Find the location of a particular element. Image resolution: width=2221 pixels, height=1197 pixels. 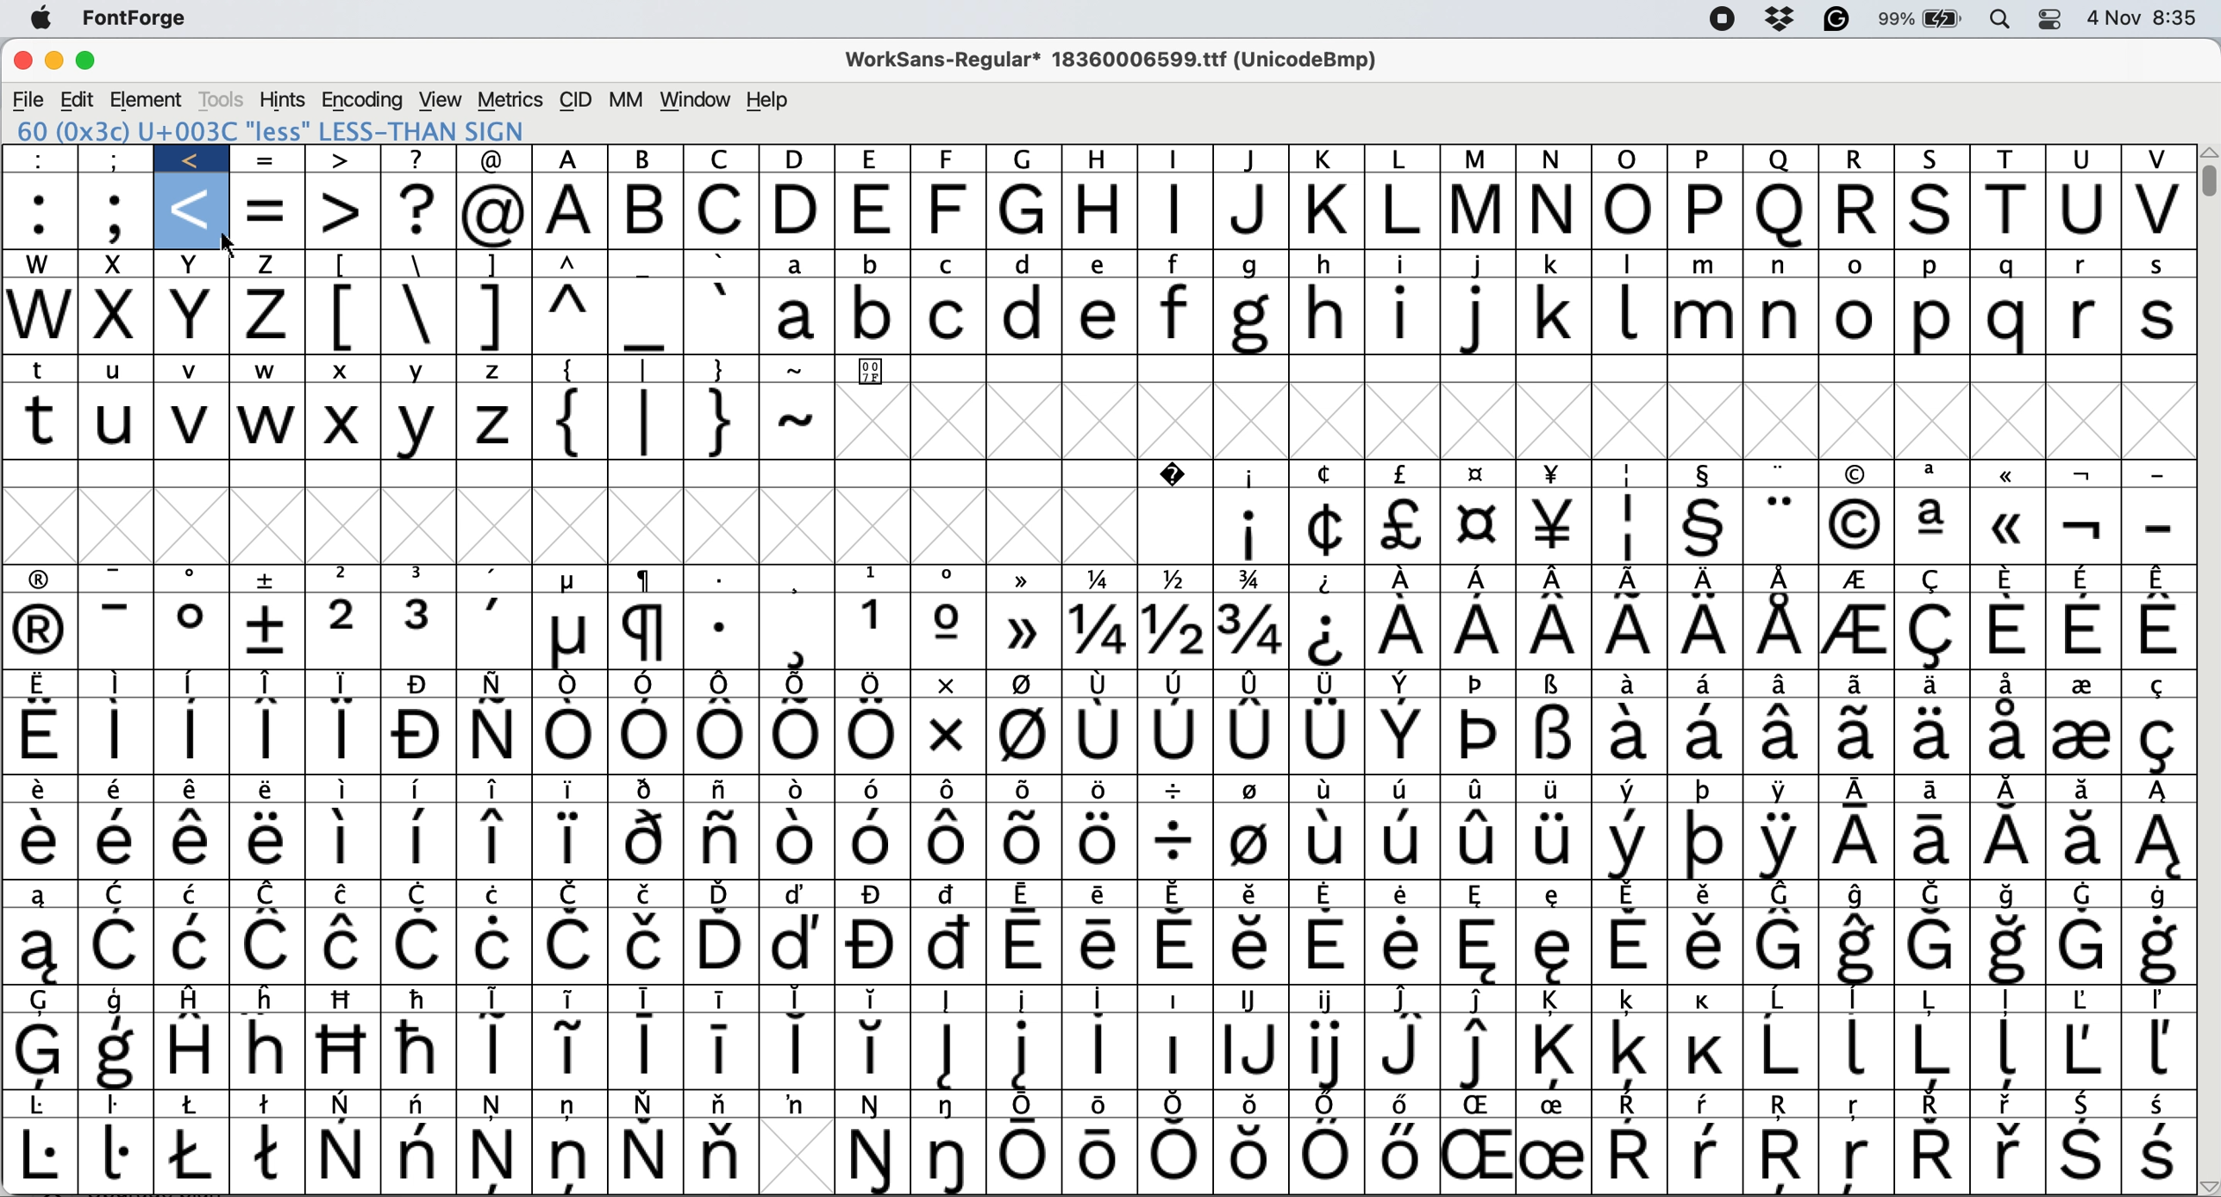

X is located at coordinates (342, 423).